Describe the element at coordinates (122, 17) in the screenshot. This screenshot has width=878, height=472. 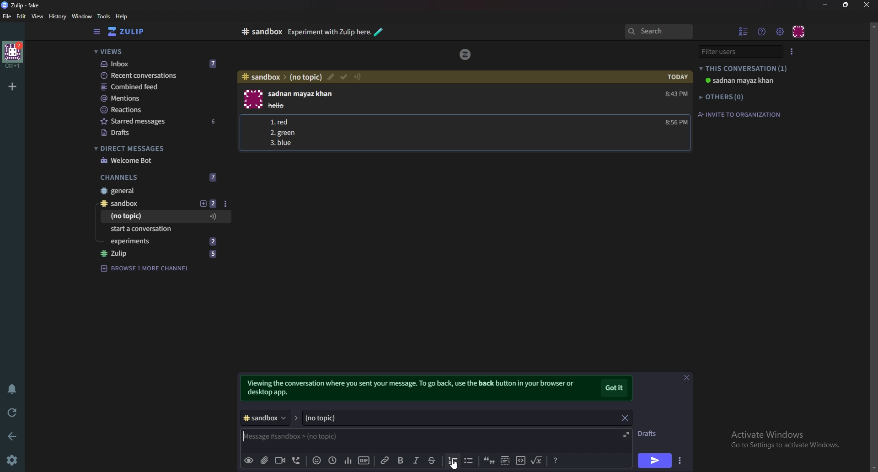
I see `help` at that location.